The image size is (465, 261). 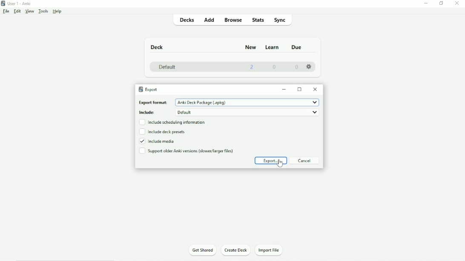 I want to click on Sync, so click(x=280, y=20).